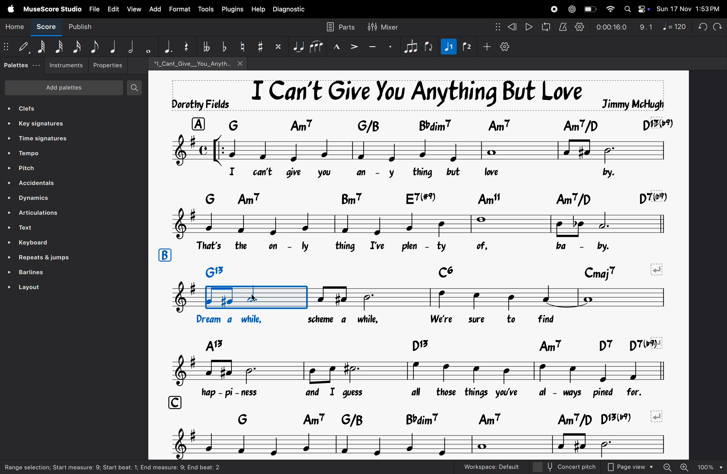 Image resolution: width=727 pixels, height=474 pixels. Describe the element at coordinates (700, 25) in the screenshot. I see `undo` at that location.